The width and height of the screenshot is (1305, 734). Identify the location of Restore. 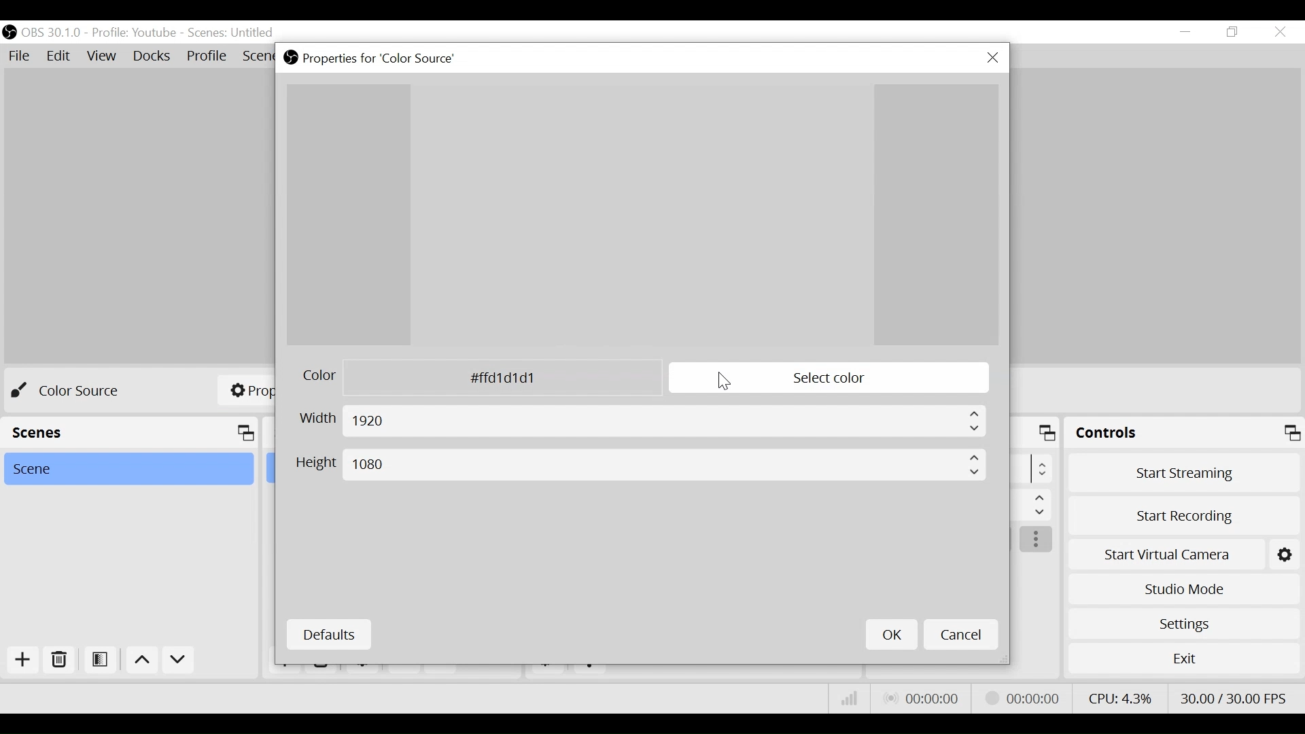
(1236, 32).